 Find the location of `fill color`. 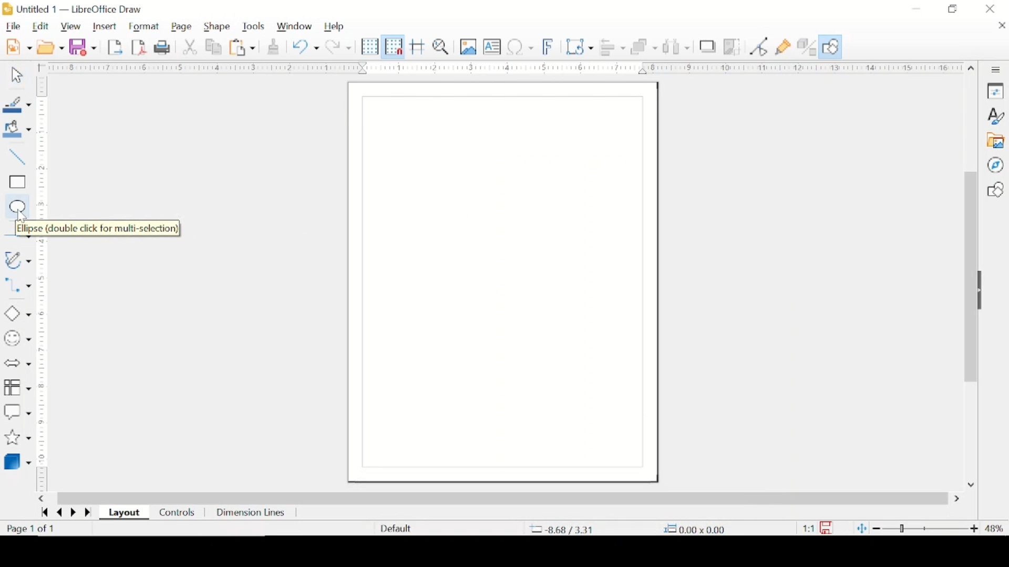

fill color is located at coordinates (18, 129).